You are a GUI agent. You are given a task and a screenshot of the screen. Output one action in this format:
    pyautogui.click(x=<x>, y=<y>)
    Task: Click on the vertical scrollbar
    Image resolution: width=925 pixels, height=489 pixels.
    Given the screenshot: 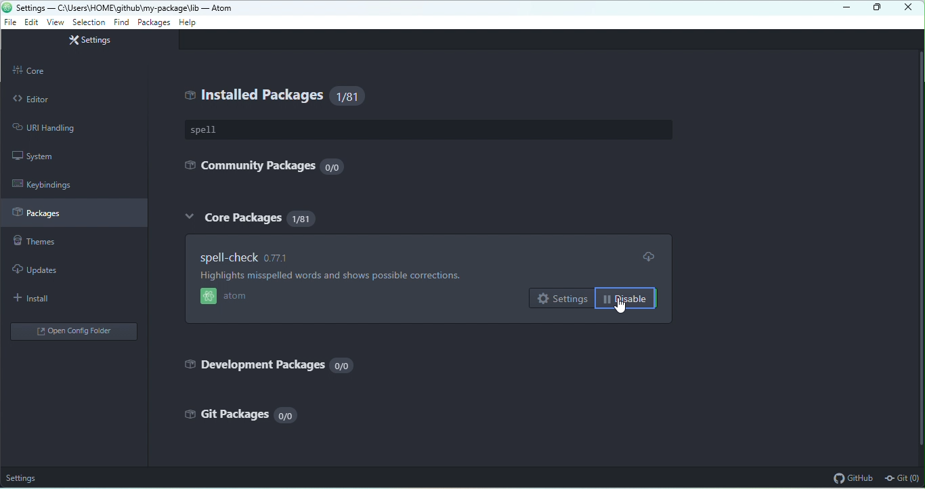 What is the action you would take?
    pyautogui.click(x=919, y=248)
    